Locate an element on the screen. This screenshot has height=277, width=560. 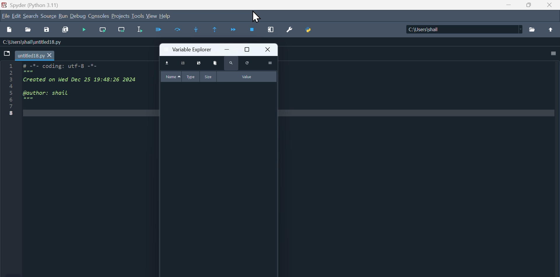
Debugging is located at coordinates (85, 30).